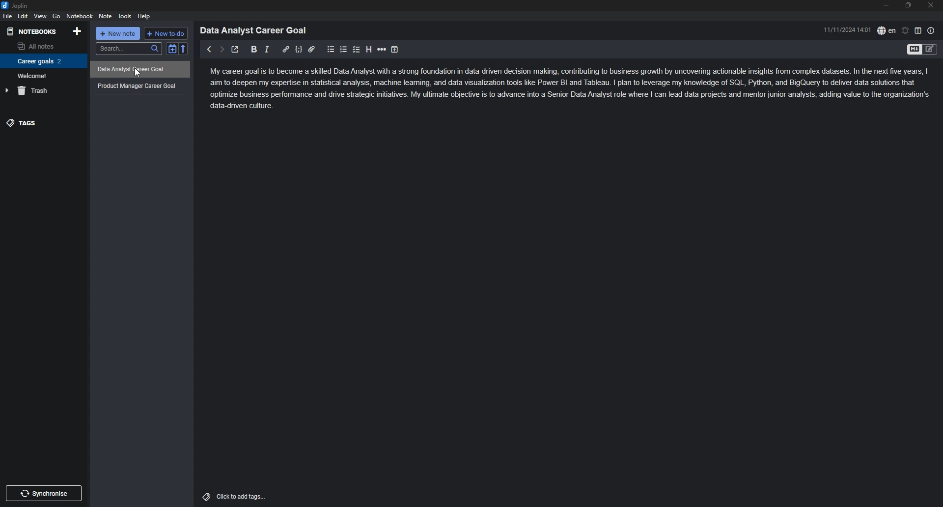  Describe the element at coordinates (56, 16) in the screenshot. I see `go` at that location.